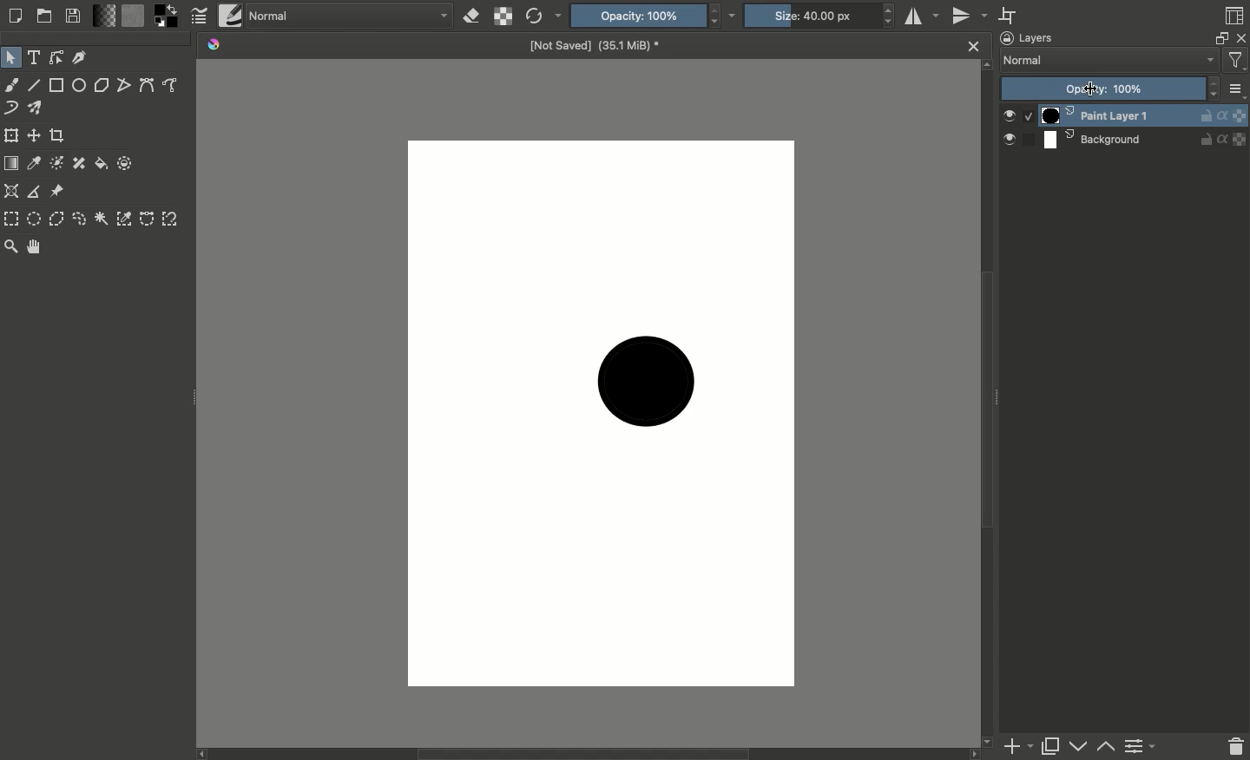 The image size is (1250, 760). What do you see at coordinates (147, 220) in the screenshot?
I see `Bezier curve selection tool` at bounding box center [147, 220].